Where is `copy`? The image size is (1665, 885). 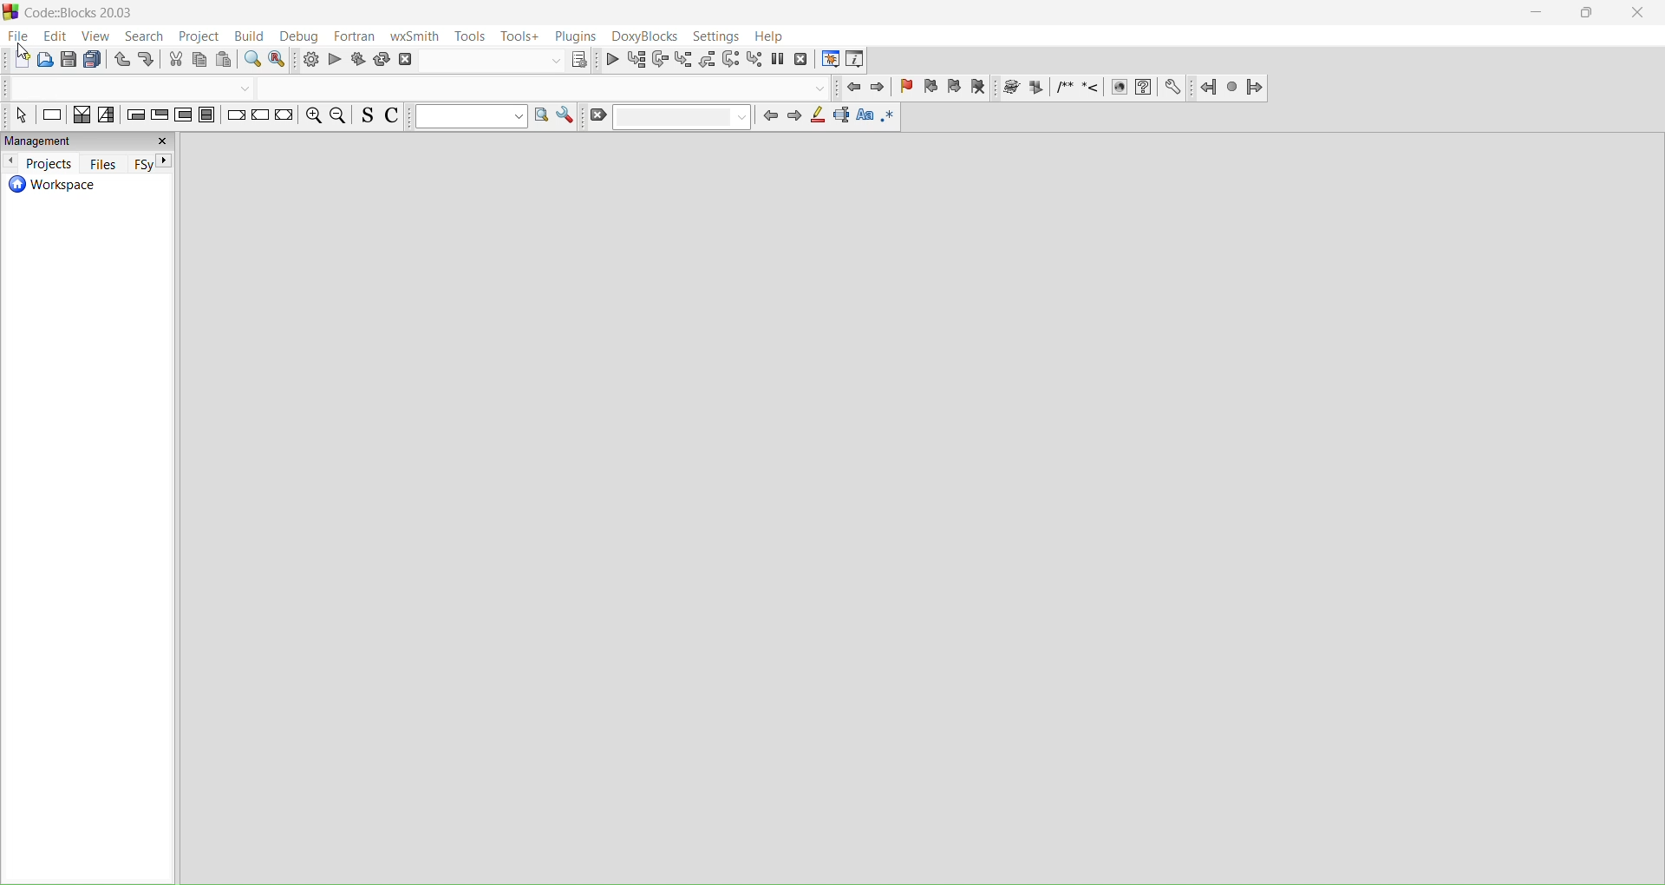
copy is located at coordinates (69, 60).